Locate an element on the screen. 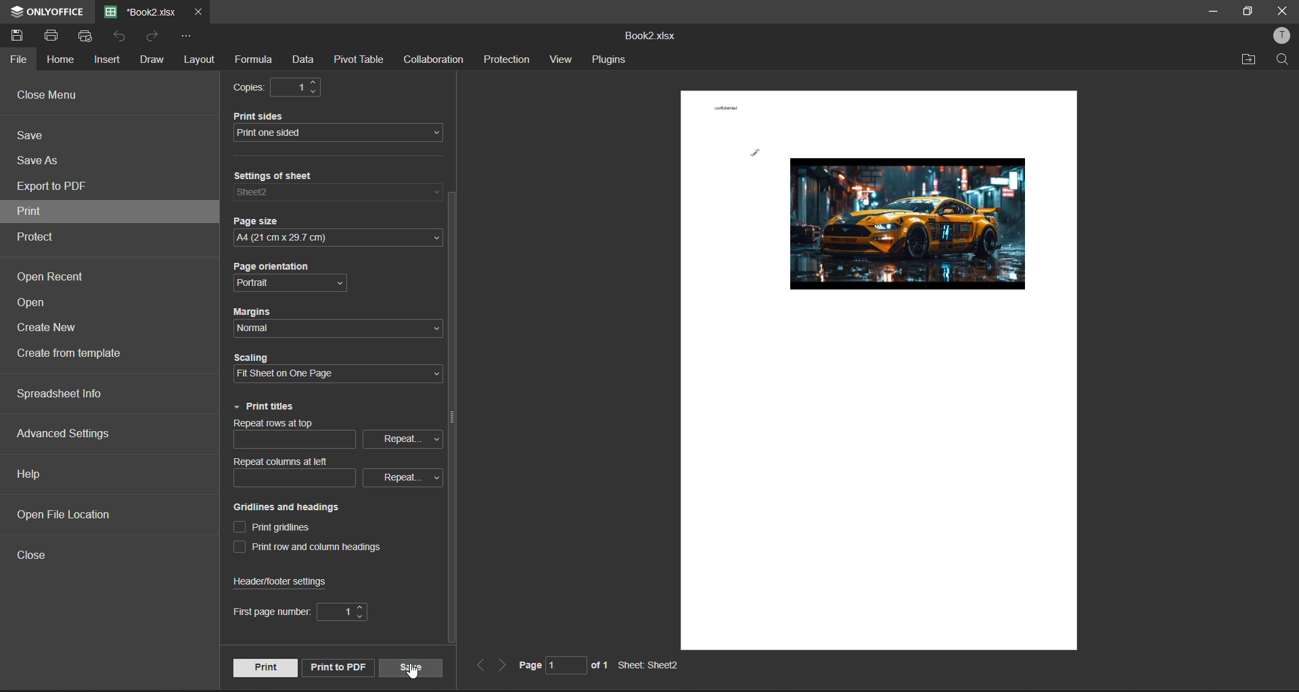  help is located at coordinates (32, 472).